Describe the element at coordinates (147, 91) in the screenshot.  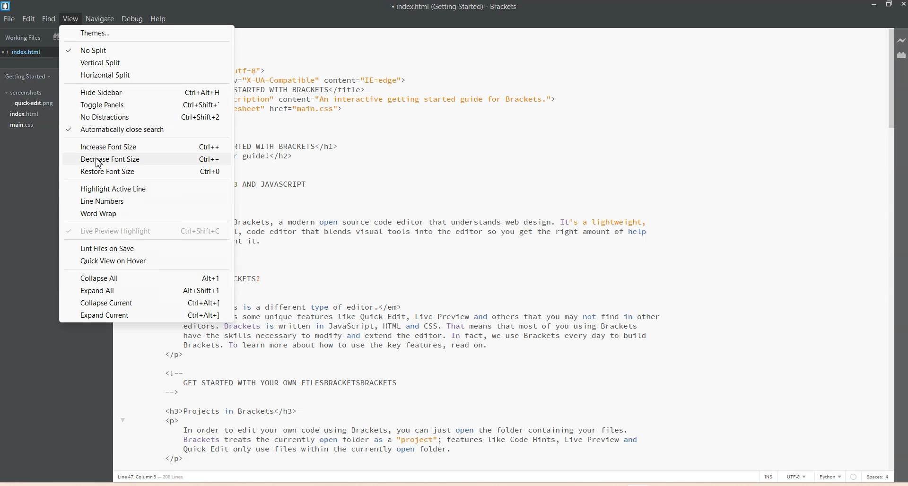
I see `Hide Sidebar` at that location.